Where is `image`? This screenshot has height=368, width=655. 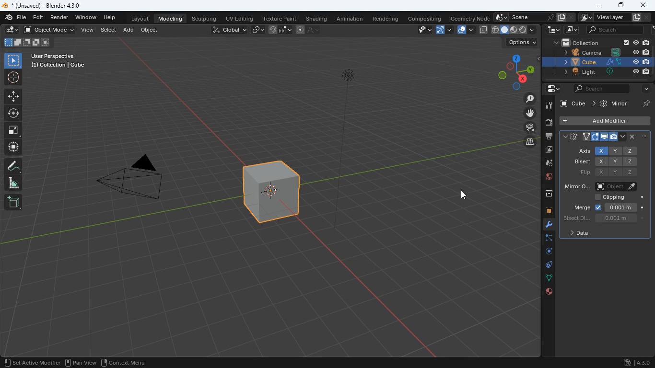
image is located at coordinates (572, 30).